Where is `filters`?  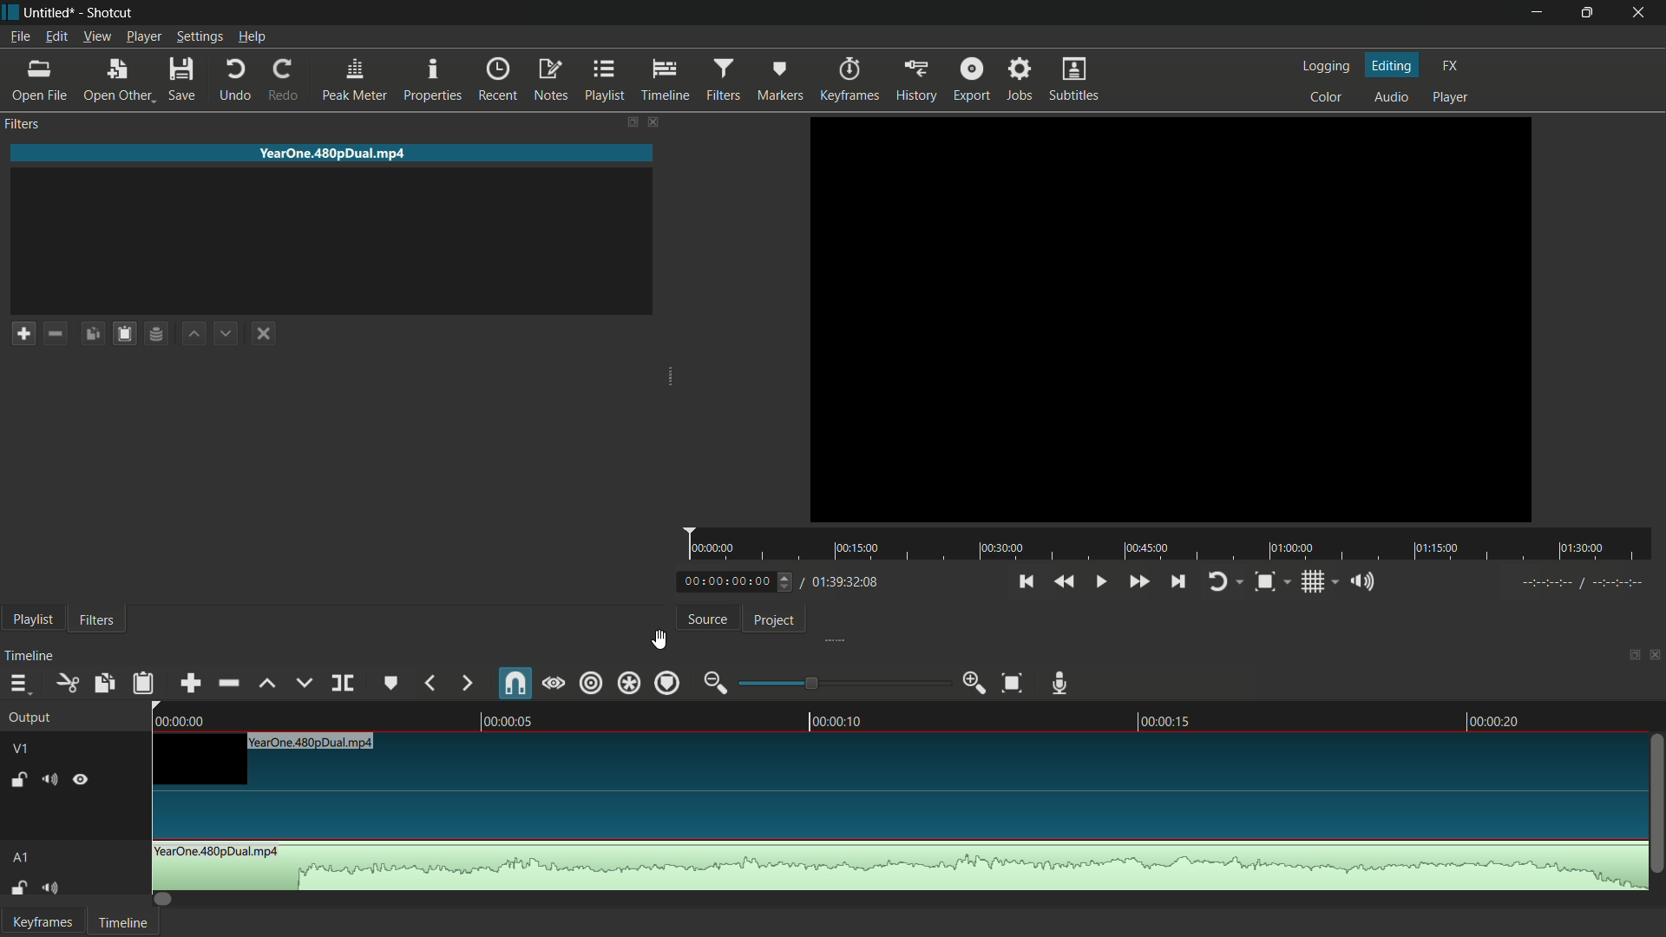
filters is located at coordinates (23, 125).